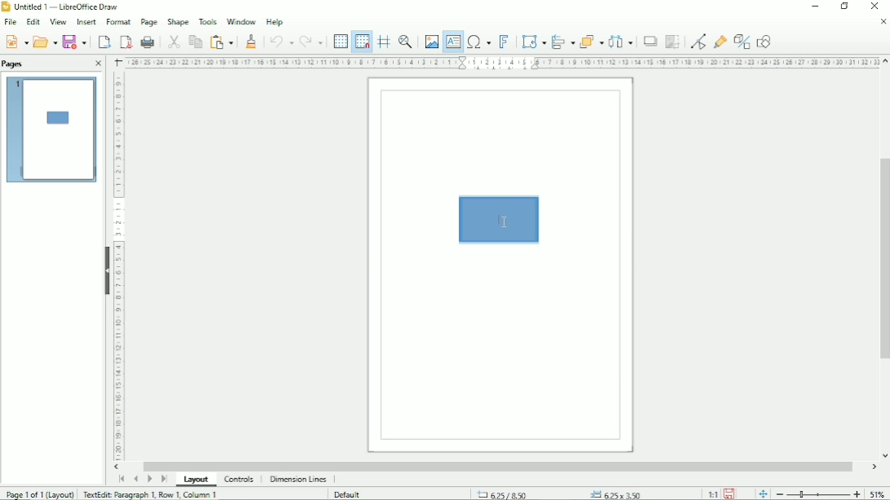 This screenshot has height=500, width=890. I want to click on Save, so click(729, 494).